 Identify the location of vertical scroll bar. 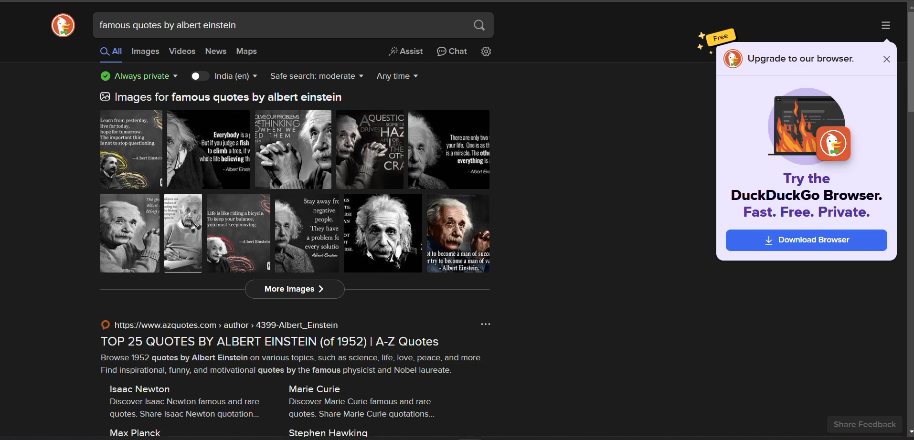
(908, 62).